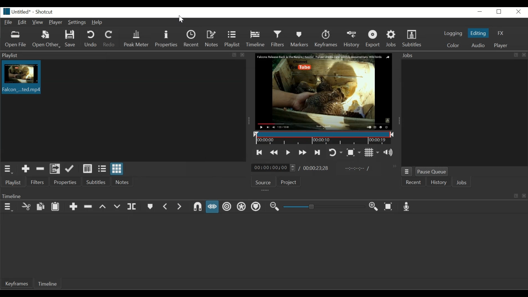 Image resolution: width=528 pixels, height=297 pixels. What do you see at coordinates (8, 170) in the screenshot?
I see `Playlist menu` at bounding box center [8, 170].